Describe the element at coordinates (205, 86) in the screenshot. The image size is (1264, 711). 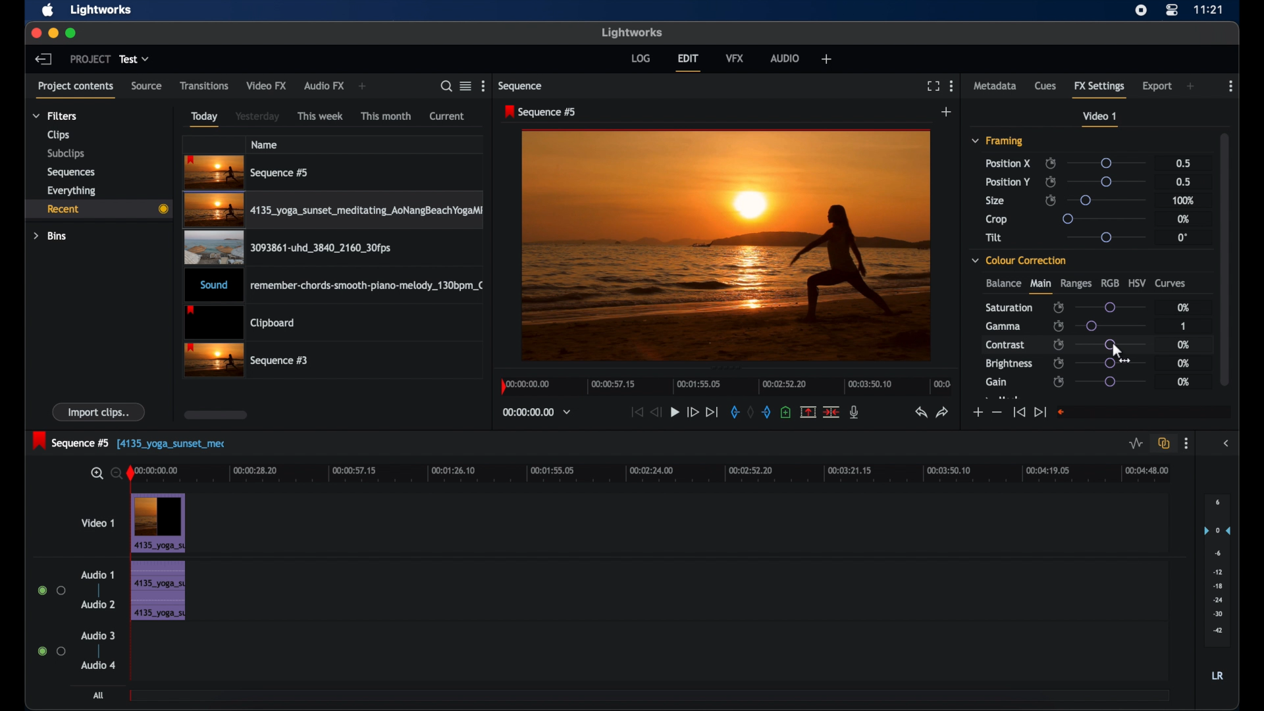
I see `transitions` at that location.